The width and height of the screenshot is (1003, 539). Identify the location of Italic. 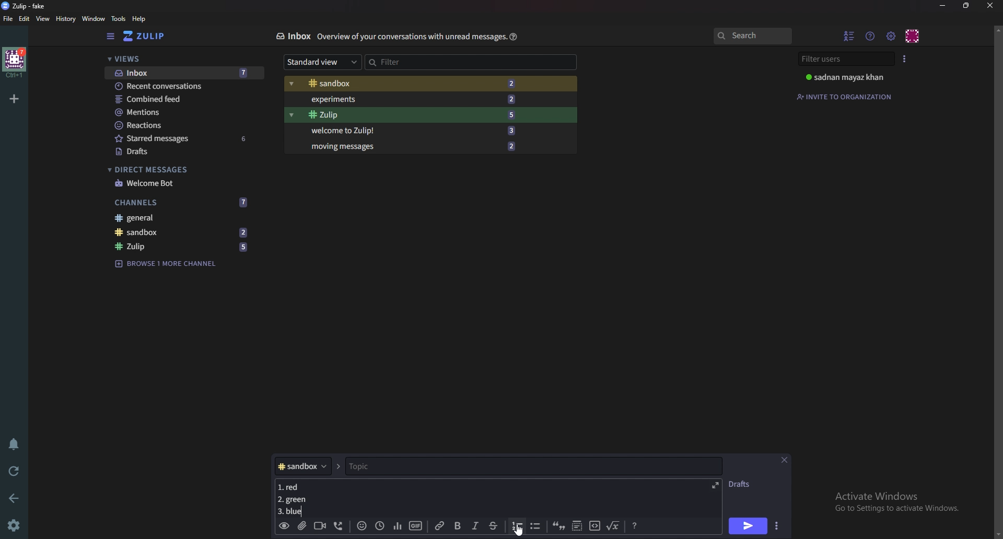
(474, 528).